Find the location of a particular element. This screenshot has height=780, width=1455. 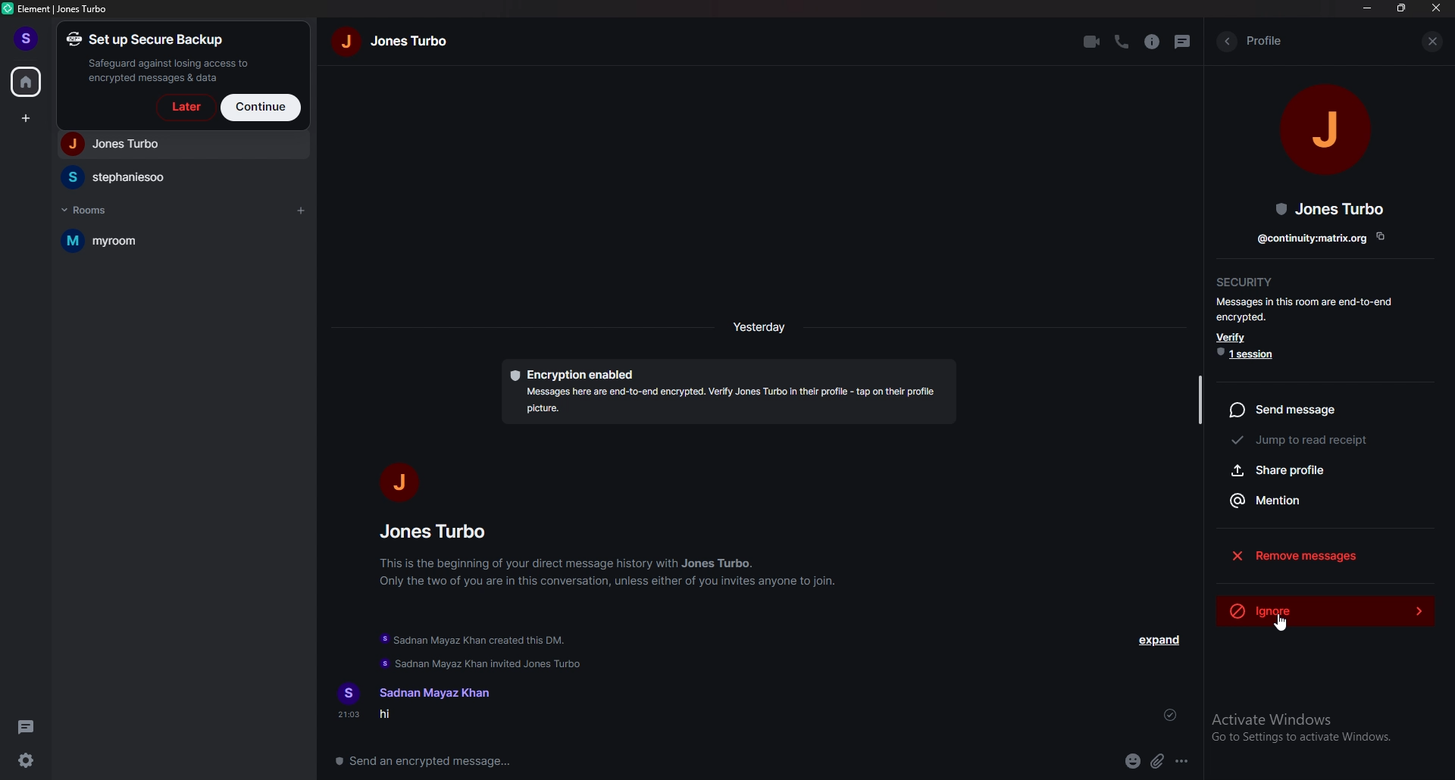

people name is located at coordinates (1331, 209).